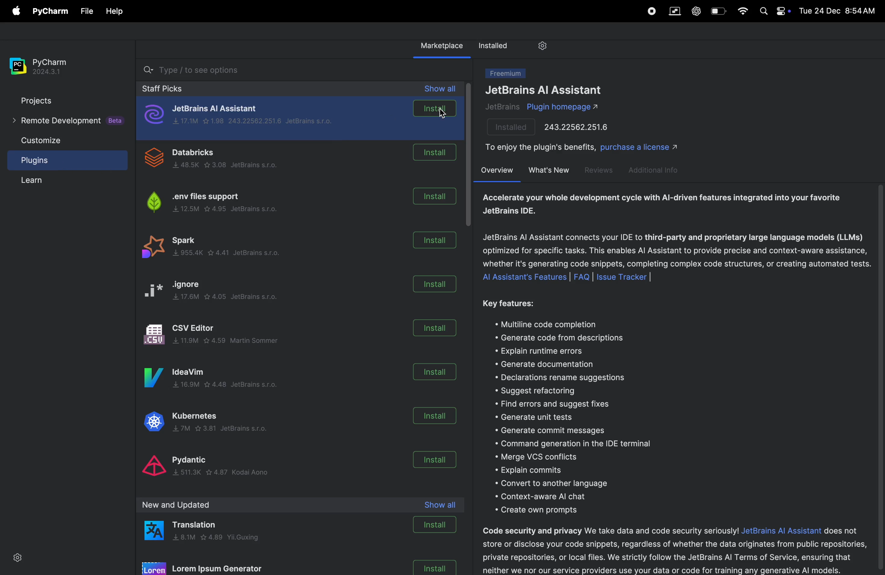  What do you see at coordinates (772, 12) in the screenshot?
I see `apple widgets` at bounding box center [772, 12].